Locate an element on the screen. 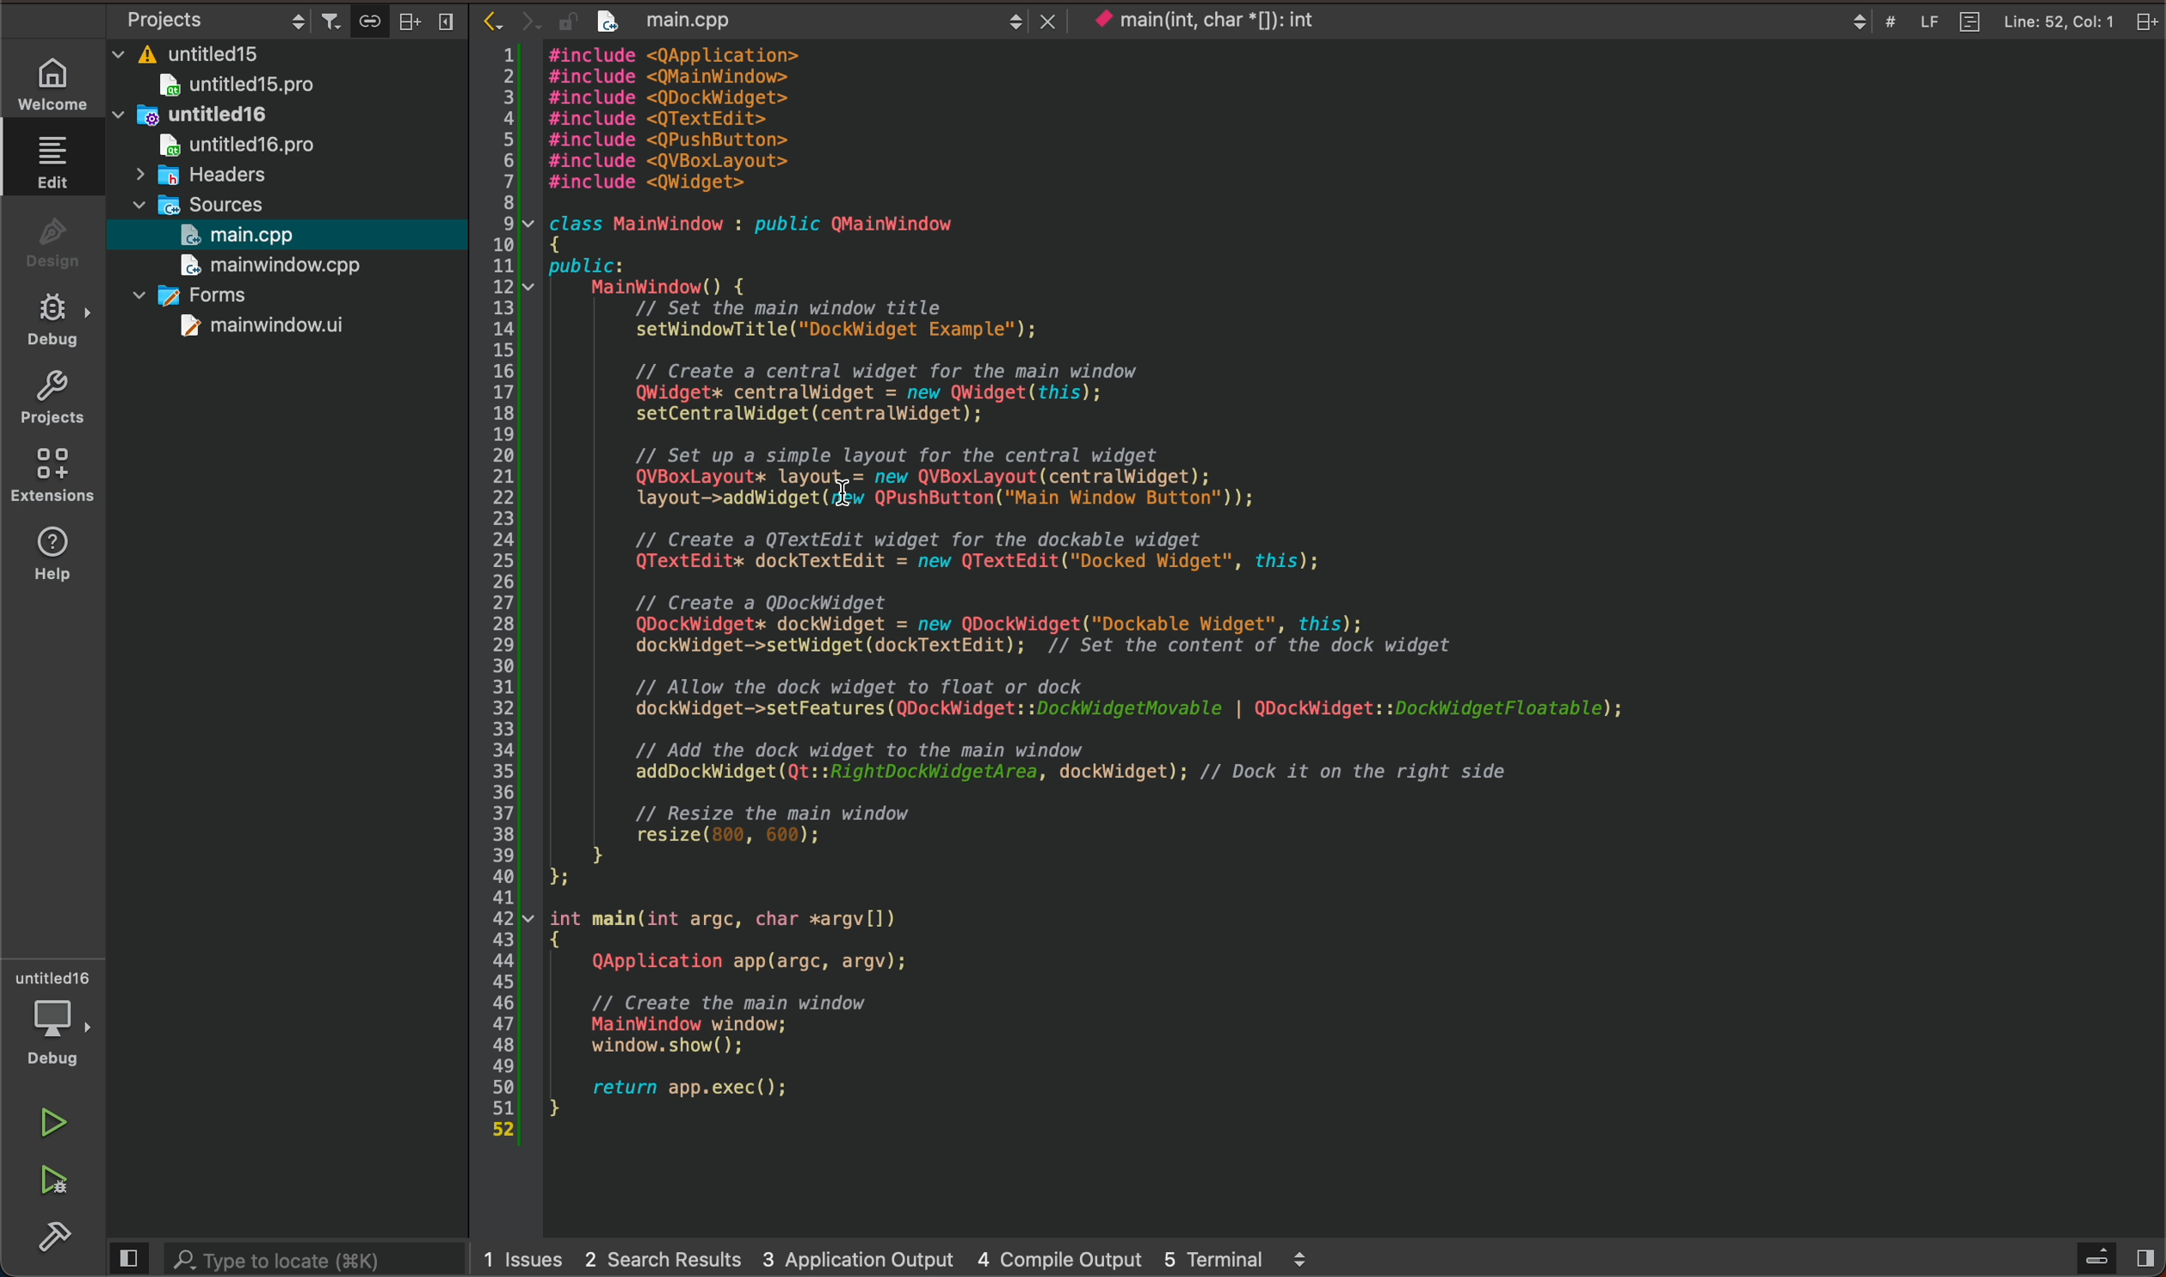  current context is located at coordinates (1203, 22).